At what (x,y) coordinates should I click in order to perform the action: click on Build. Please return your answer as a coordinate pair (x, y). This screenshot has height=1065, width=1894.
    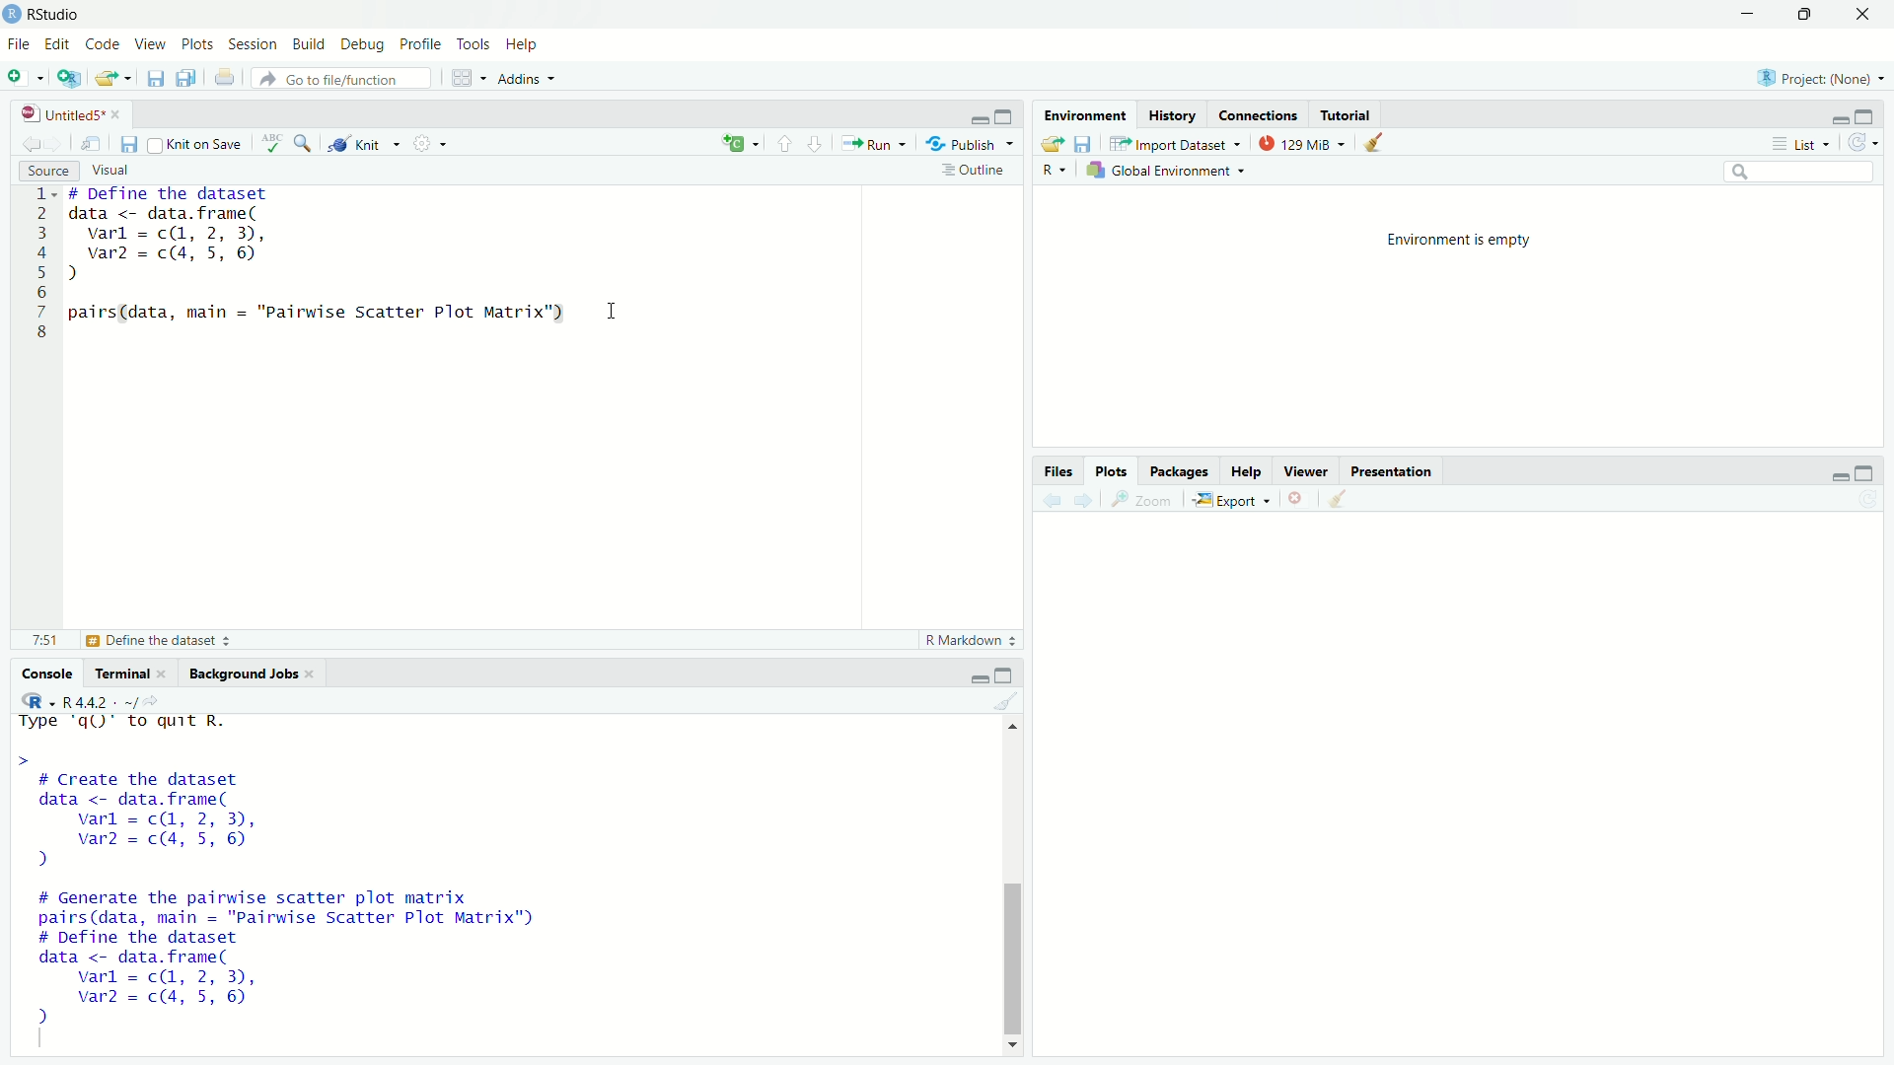
    Looking at the image, I should click on (311, 44).